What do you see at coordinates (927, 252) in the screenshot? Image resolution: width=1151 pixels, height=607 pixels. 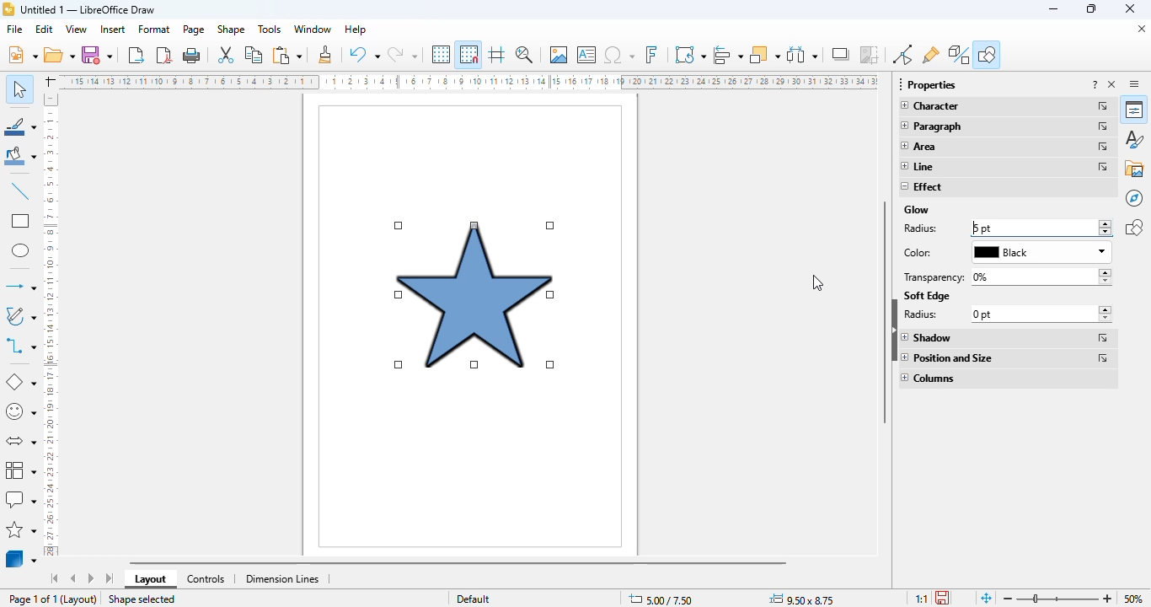 I see `color` at bounding box center [927, 252].